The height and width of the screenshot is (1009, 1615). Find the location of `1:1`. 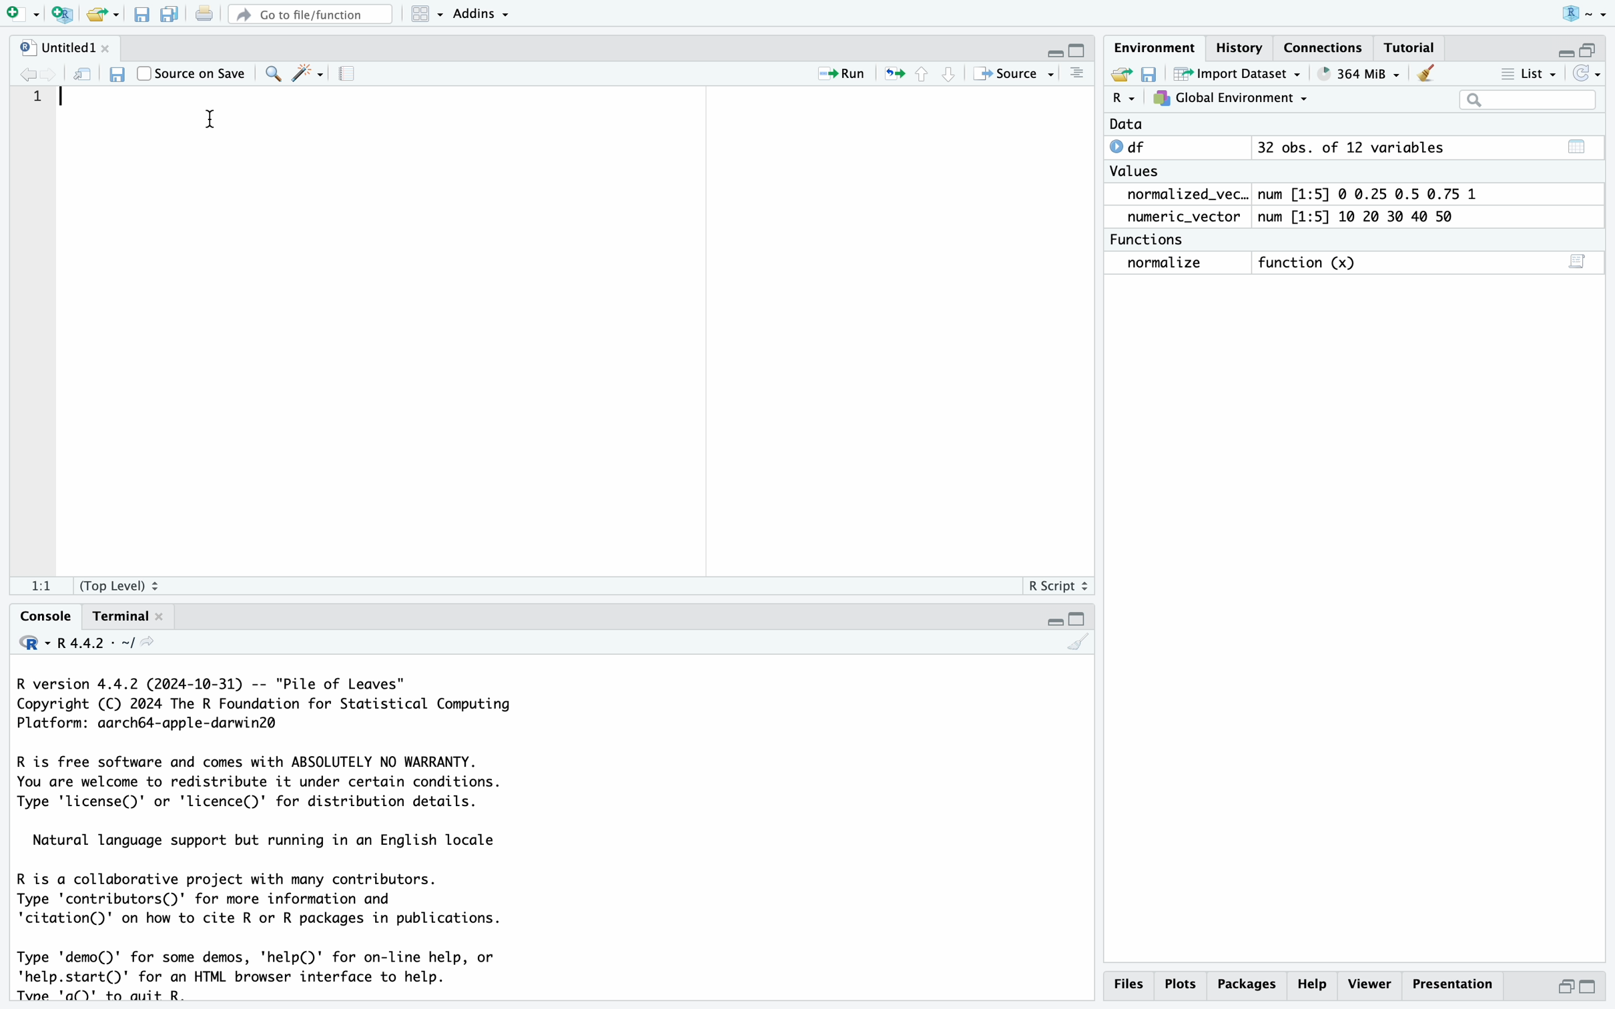

1:1 is located at coordinates (40, 588).